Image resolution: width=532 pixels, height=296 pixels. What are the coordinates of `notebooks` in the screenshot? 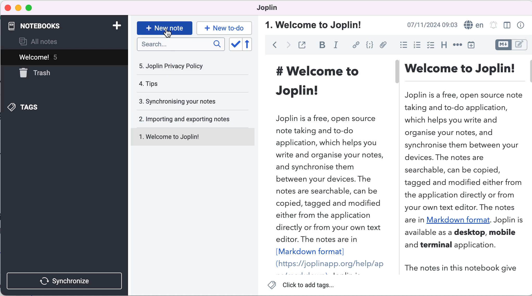 It's located at (39, 25).